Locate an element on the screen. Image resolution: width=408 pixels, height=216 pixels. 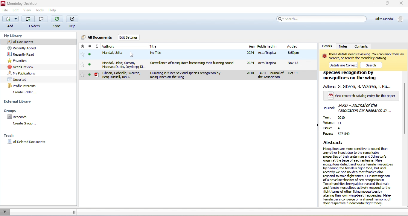
favorites toggle is located at coordinates (82, 55).